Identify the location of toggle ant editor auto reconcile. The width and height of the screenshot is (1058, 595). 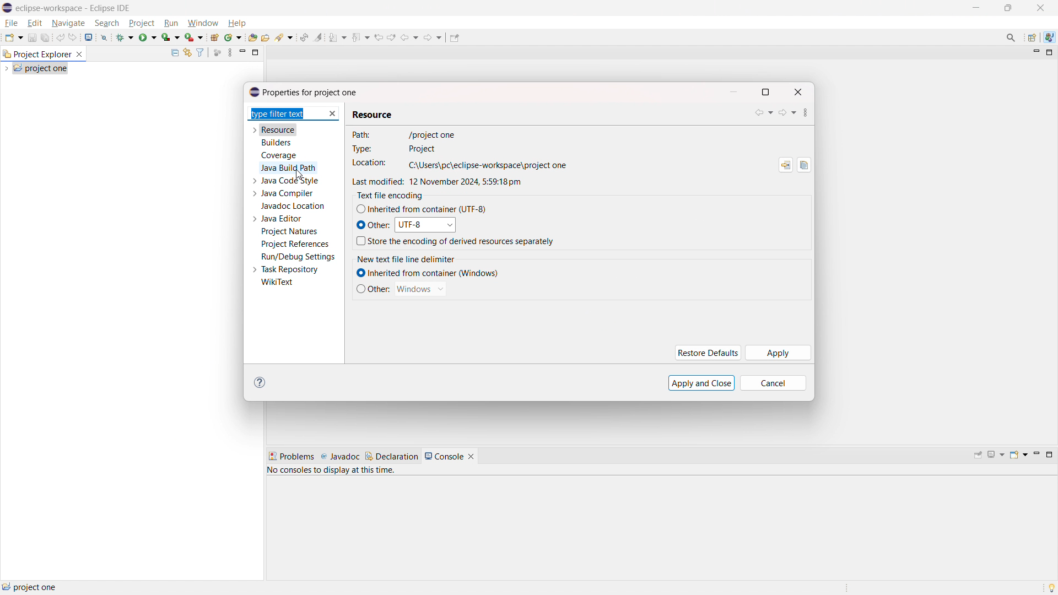
(304, 37).